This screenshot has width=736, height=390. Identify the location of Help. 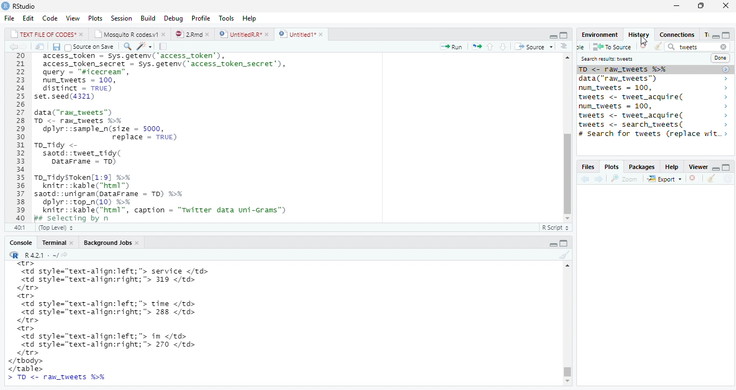
(671, 167).